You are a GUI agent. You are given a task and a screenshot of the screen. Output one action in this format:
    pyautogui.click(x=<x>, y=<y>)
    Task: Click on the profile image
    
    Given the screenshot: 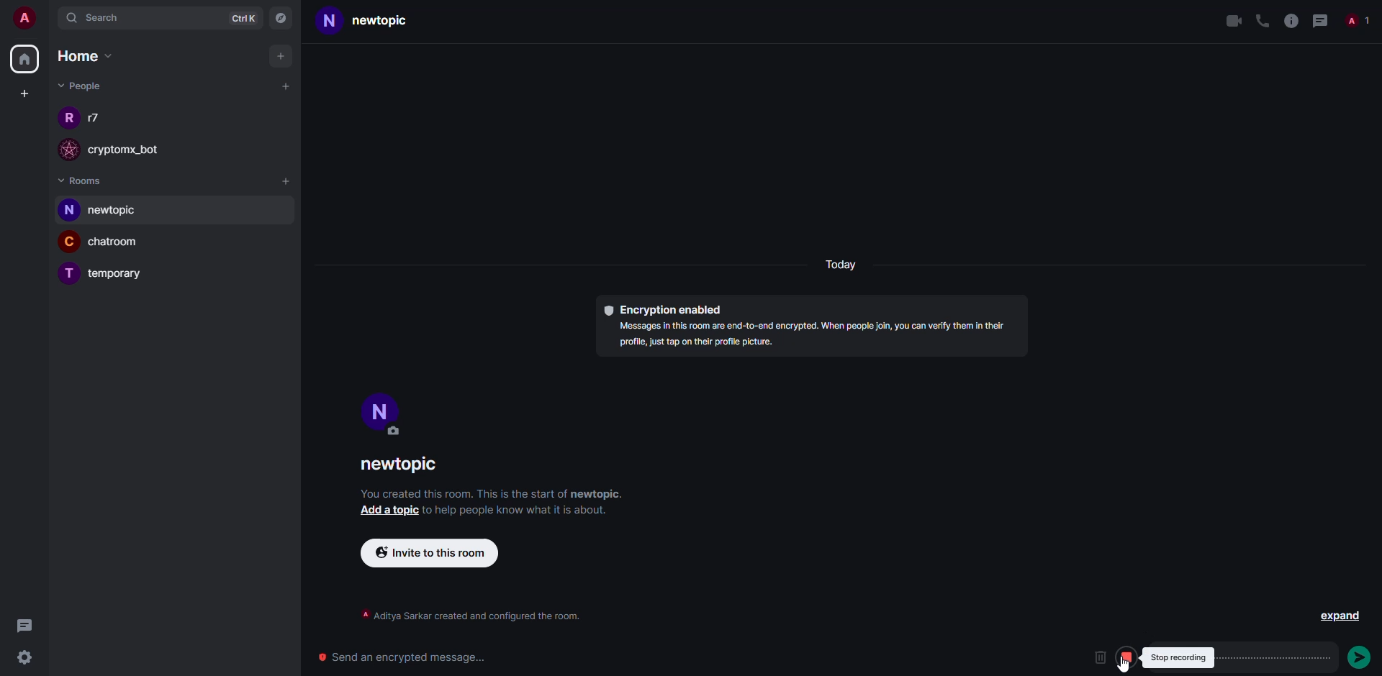 What is the action you would take?
    pyautogui.click(x=70, y=150)
    